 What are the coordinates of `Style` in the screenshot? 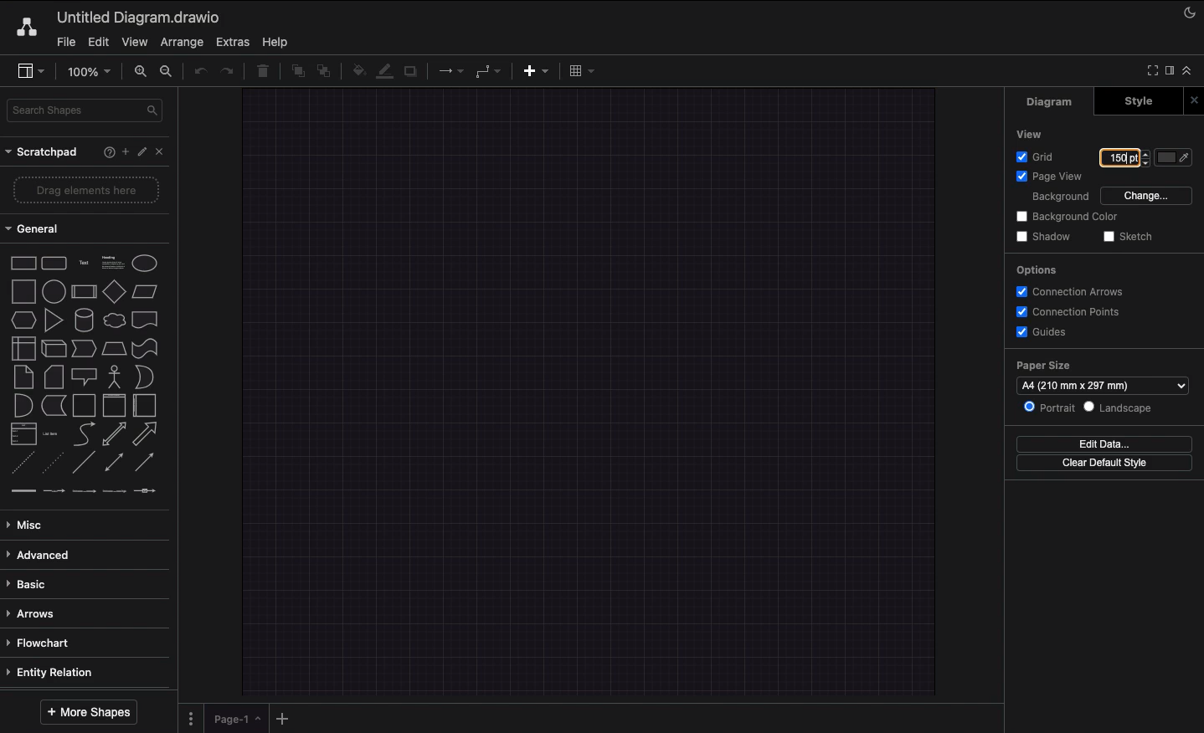 It's located at (1131, 102).